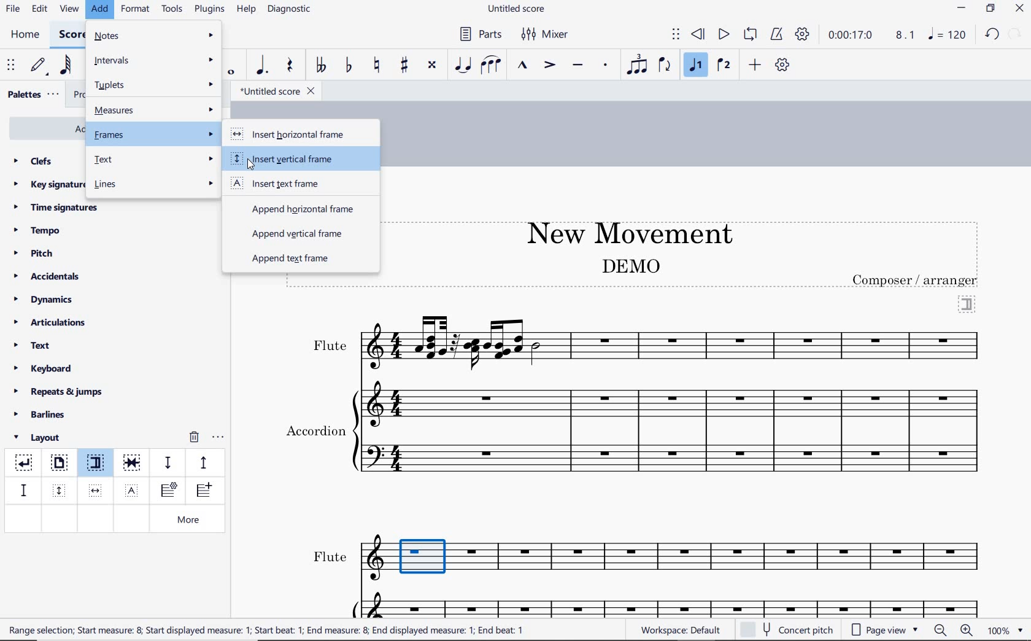 The width and height of the screenshot is (1031, 641). I want to click on play, so click(722, 36).